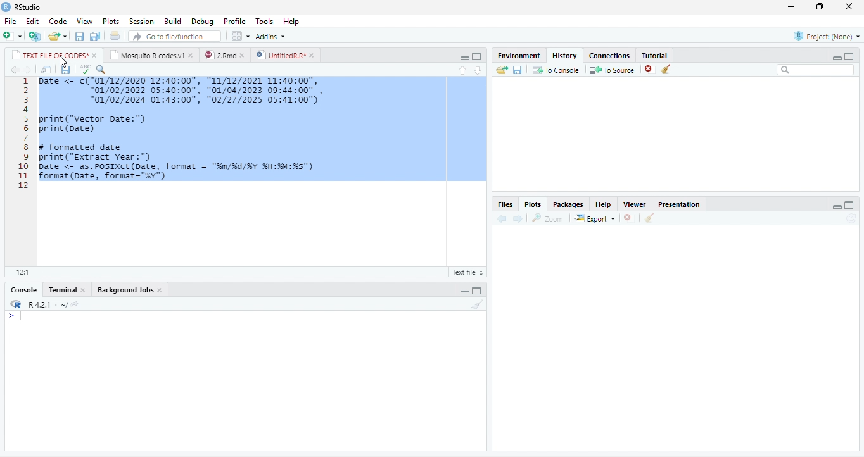  I want to click on clear, so click(666, 69).